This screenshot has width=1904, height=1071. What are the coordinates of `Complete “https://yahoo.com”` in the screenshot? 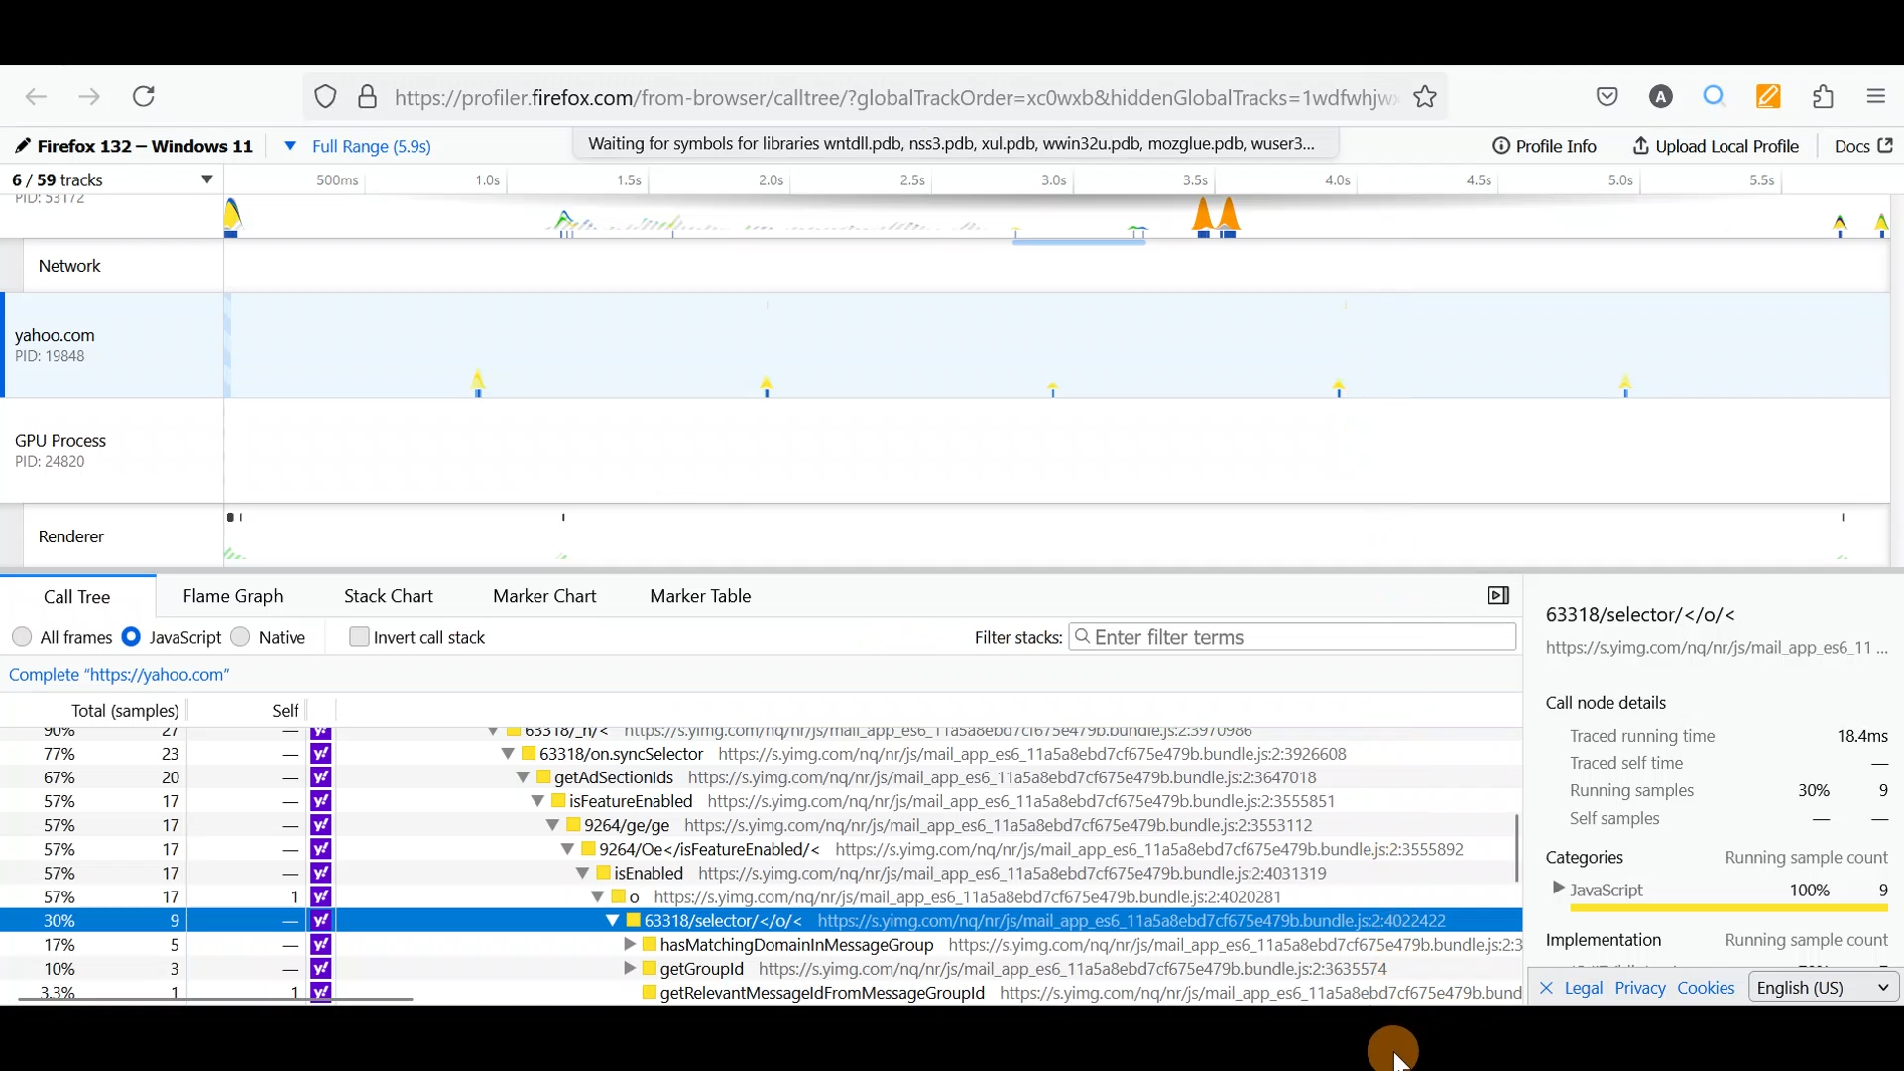 It's located at (167, 672).